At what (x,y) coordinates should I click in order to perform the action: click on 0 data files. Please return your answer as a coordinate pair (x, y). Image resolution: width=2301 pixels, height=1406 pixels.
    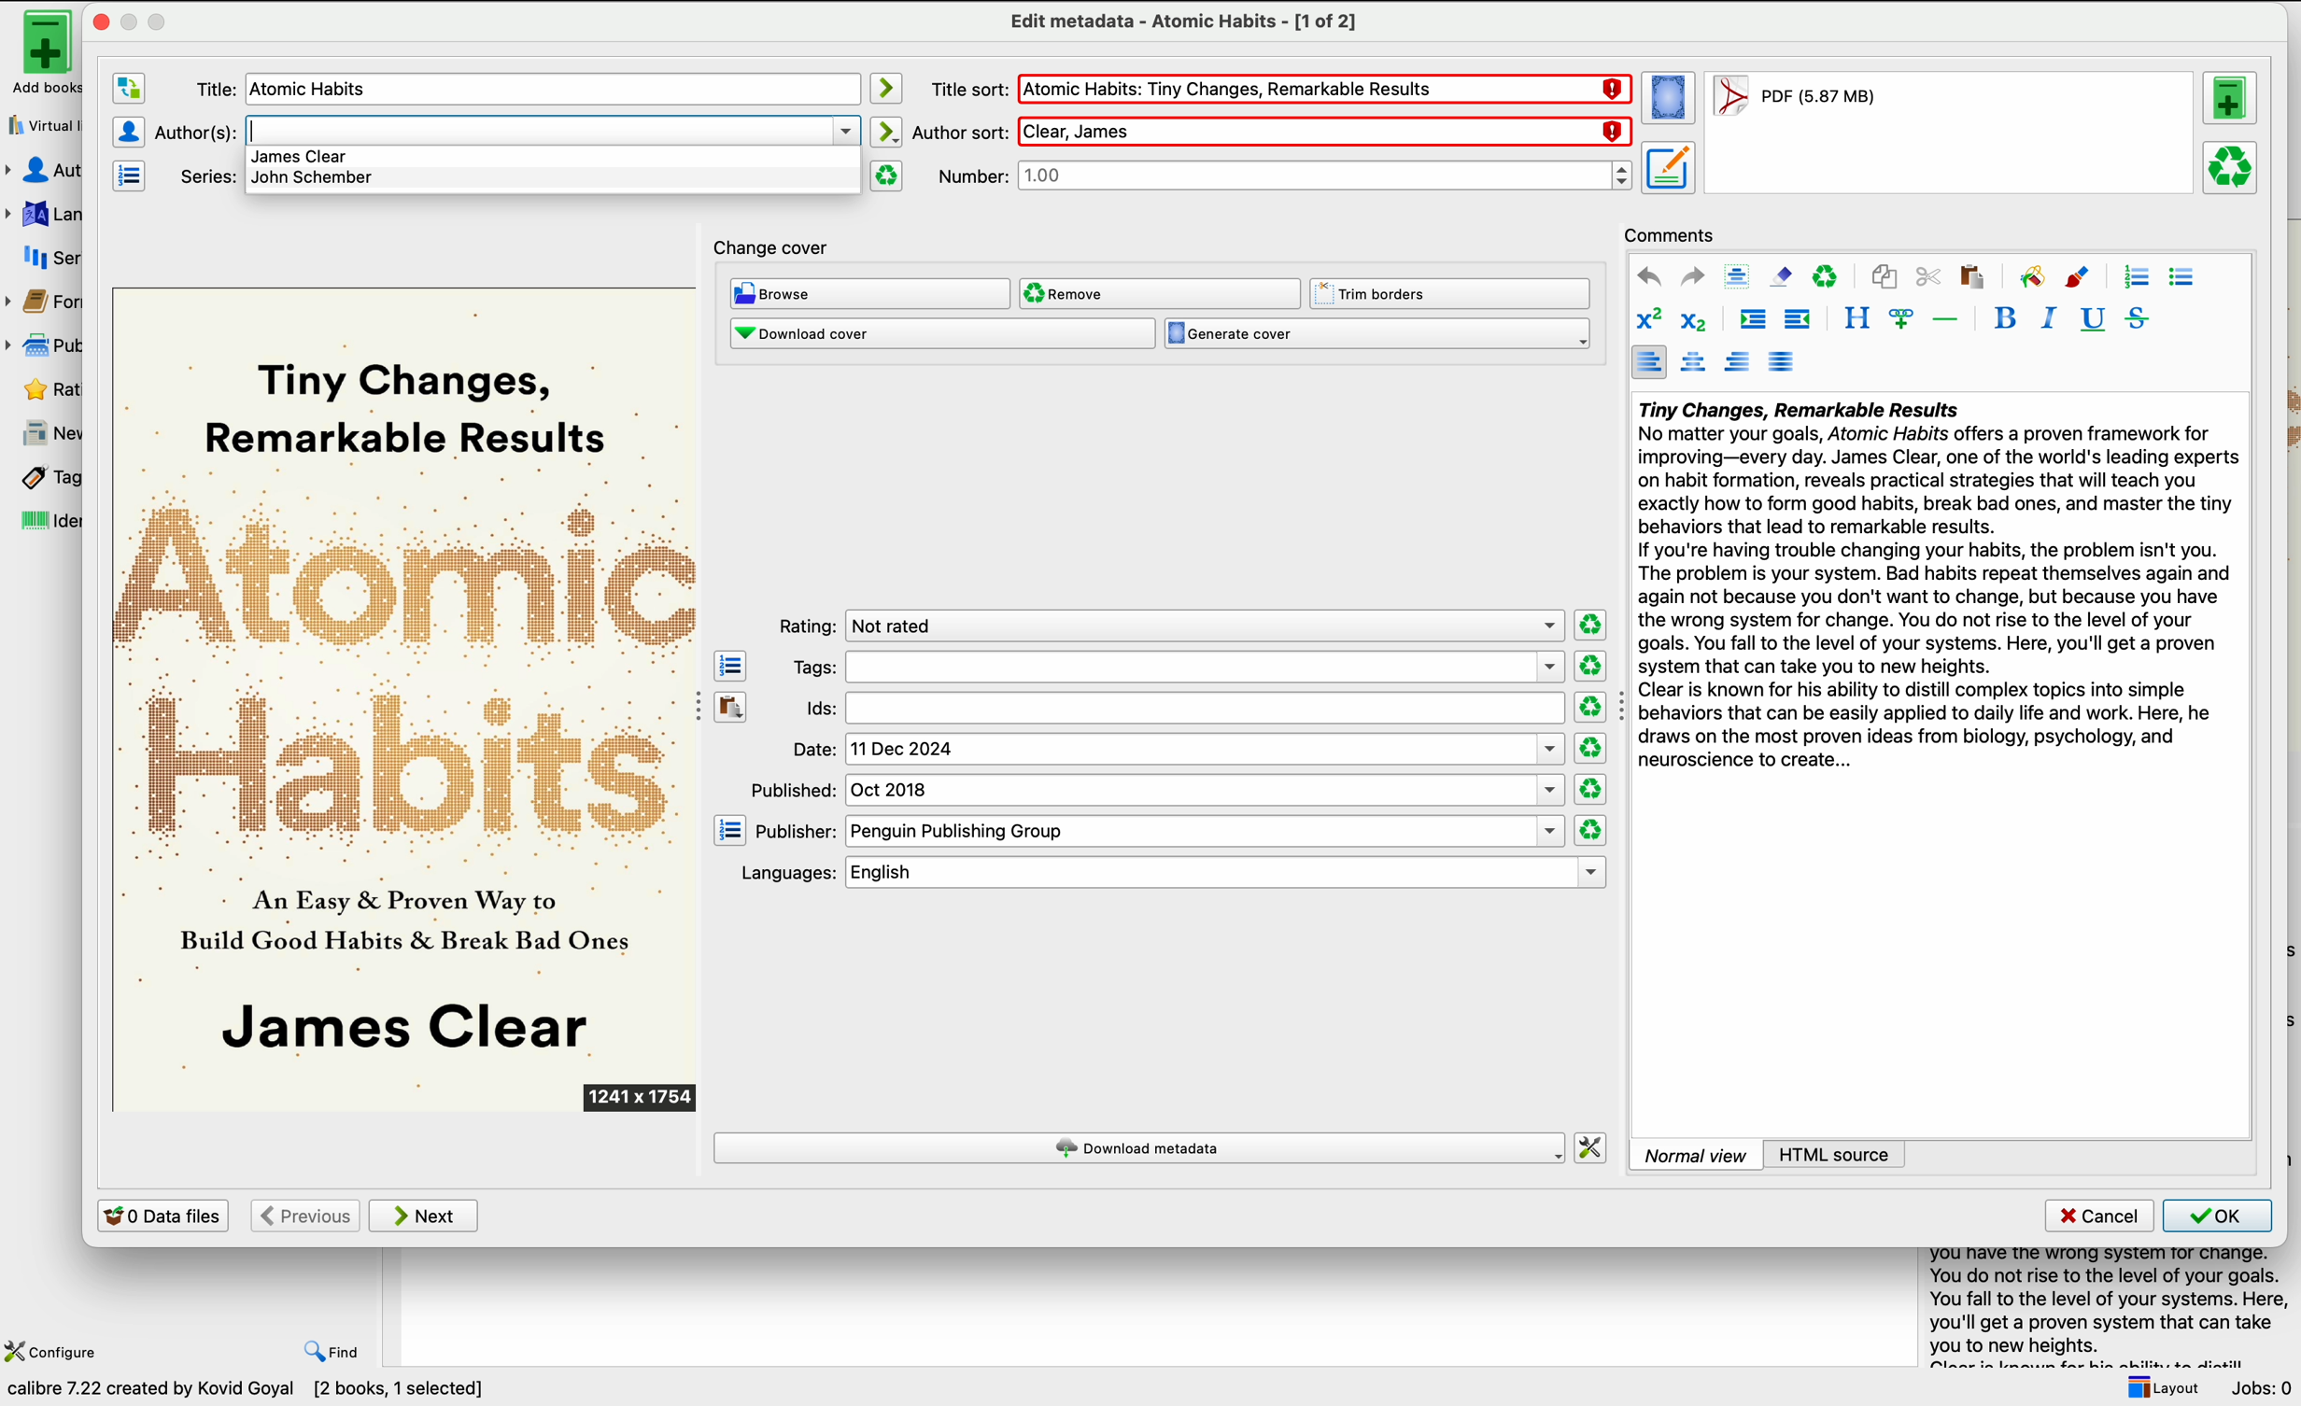
    Looking at the image, I should click on (162, 1215).